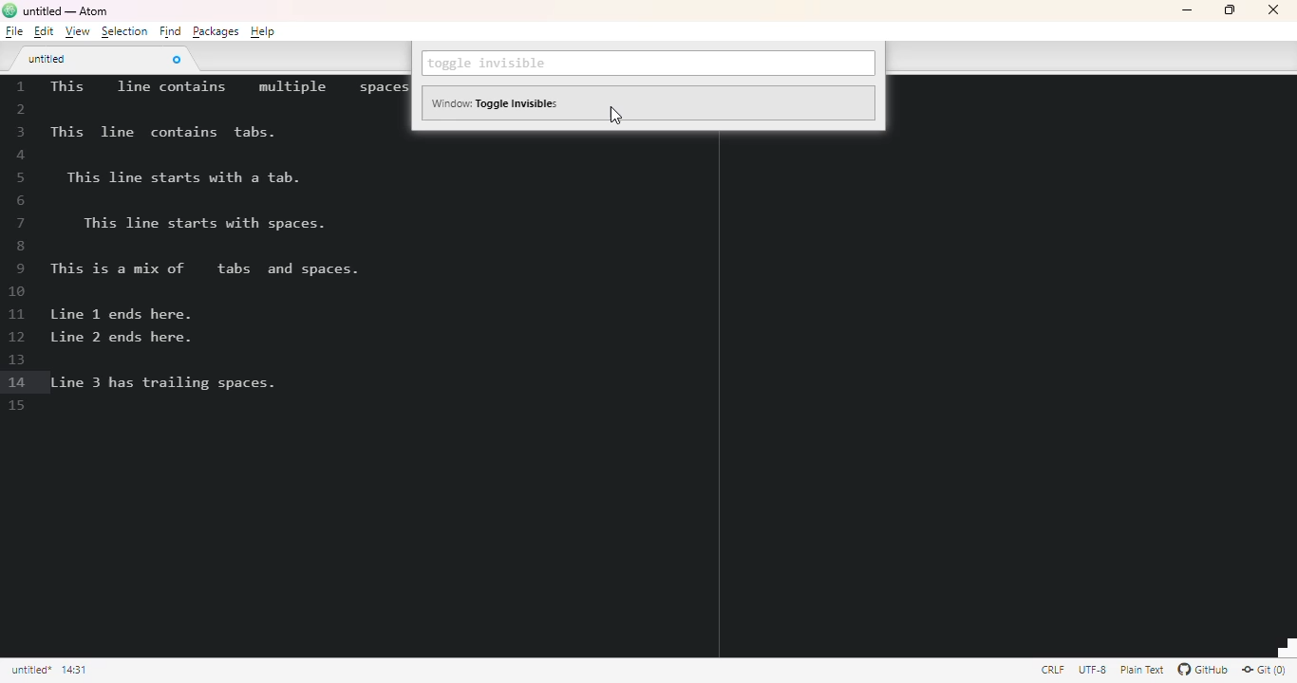 The height and width of the screenshot is (683, 1297). I want to click on close tab, so click(176, 59).